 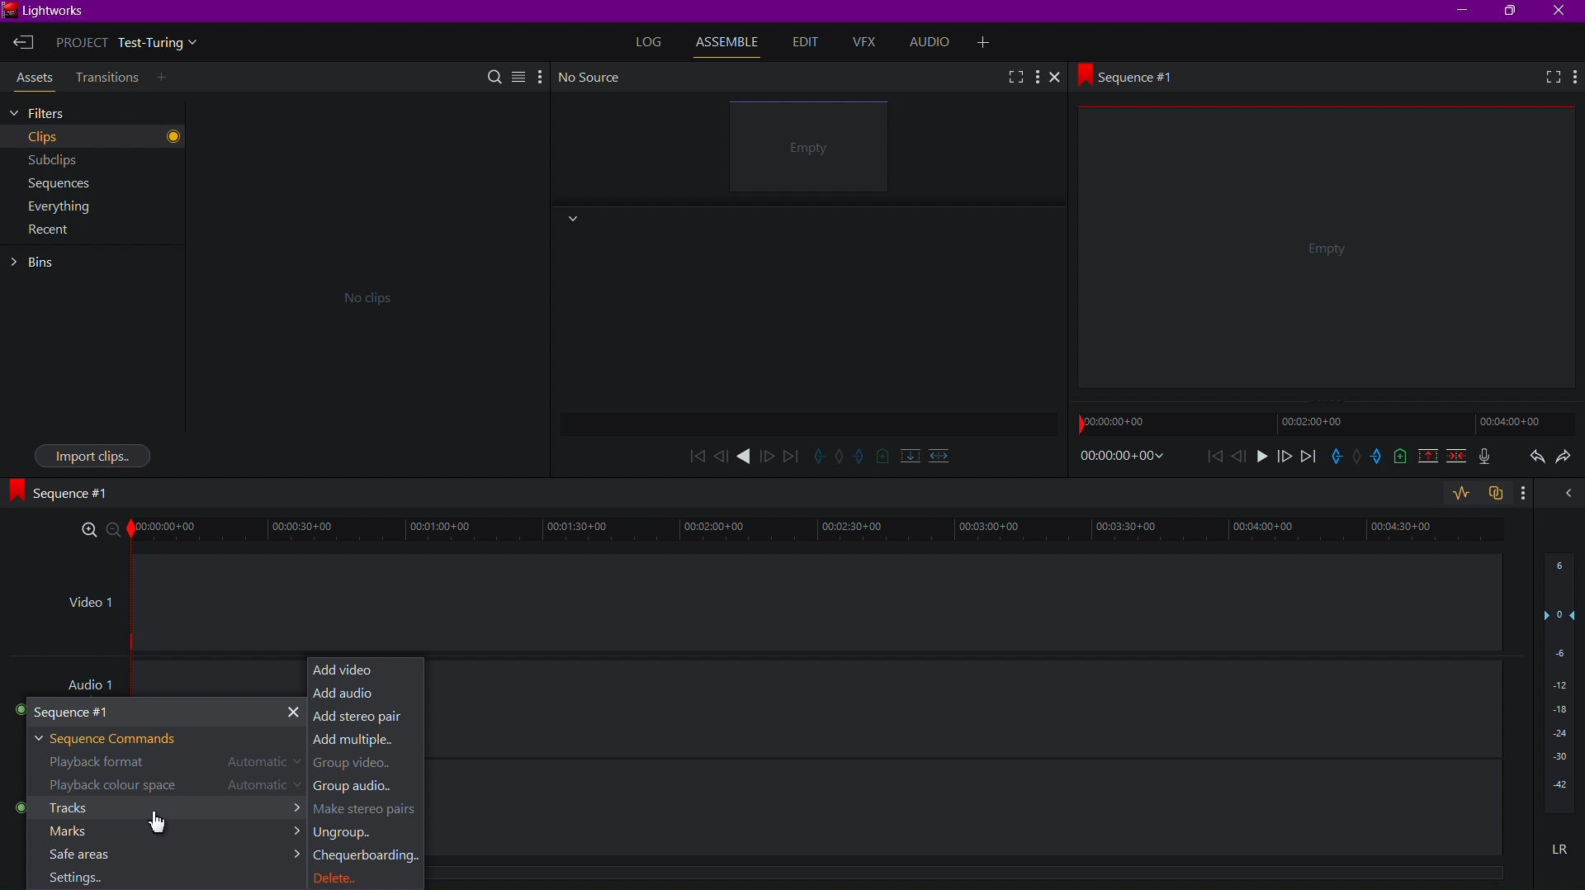 I want to click on slip edit, so click(x=861, y=457).